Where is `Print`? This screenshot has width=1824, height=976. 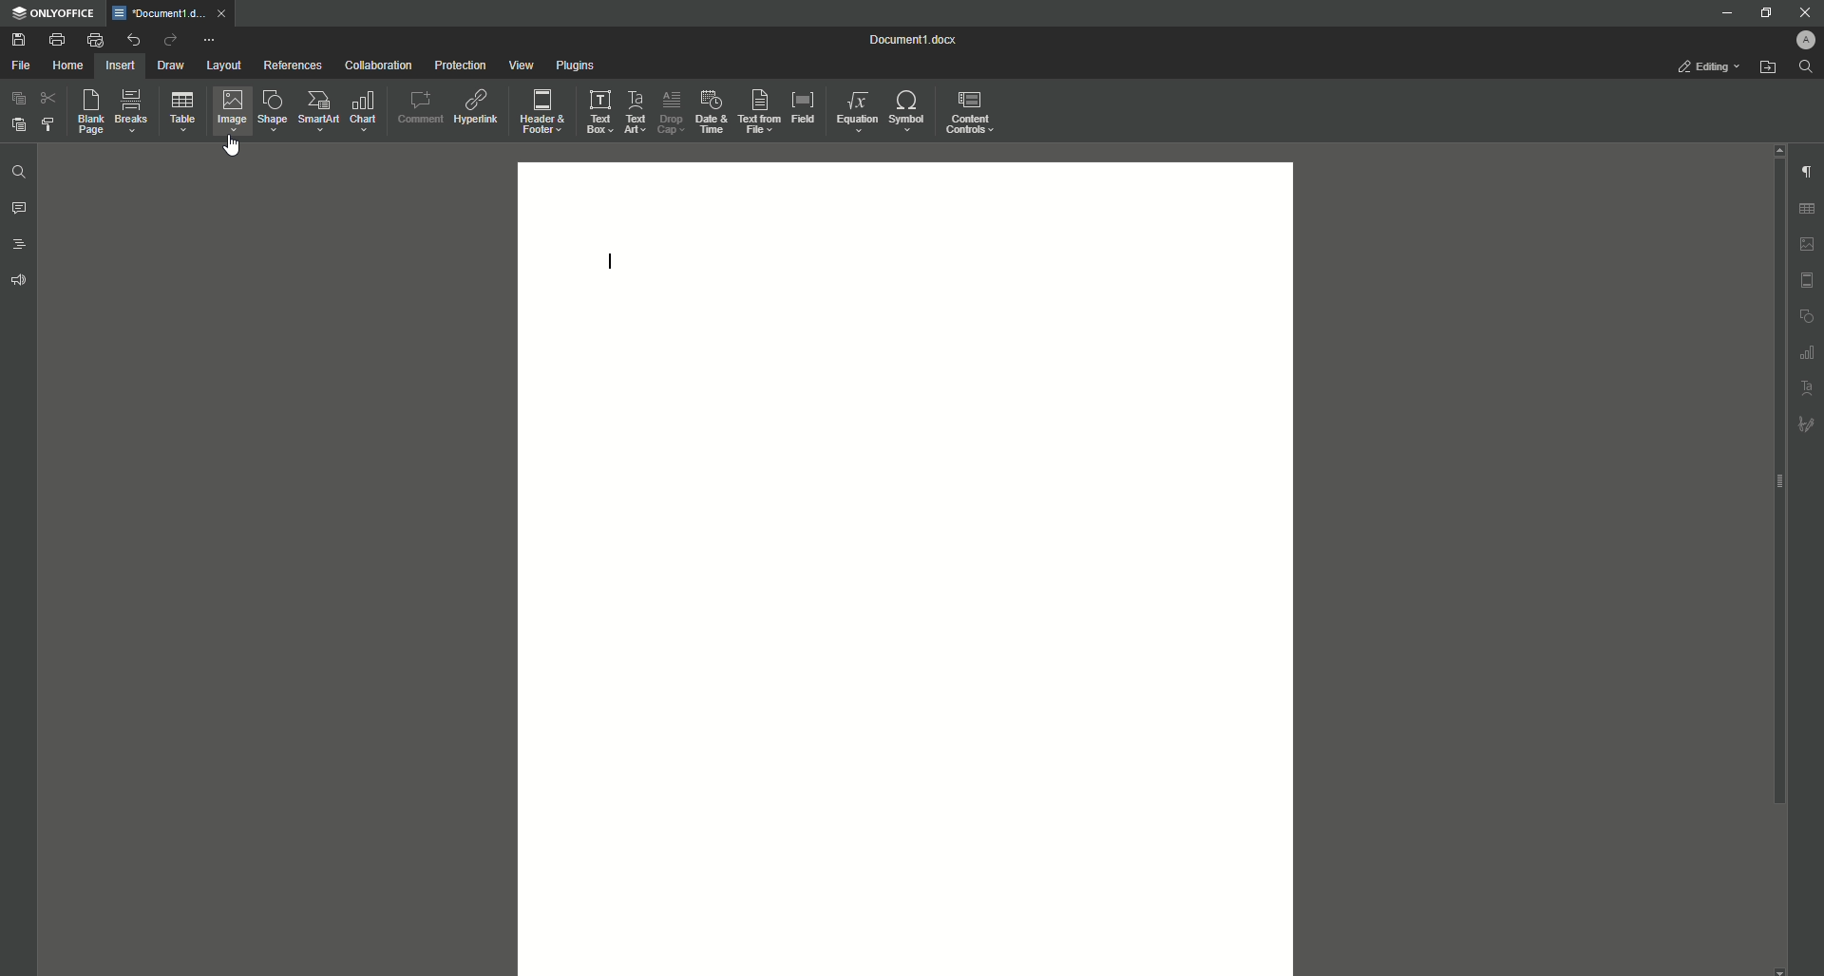 Print is located at coordinates (55, 40).